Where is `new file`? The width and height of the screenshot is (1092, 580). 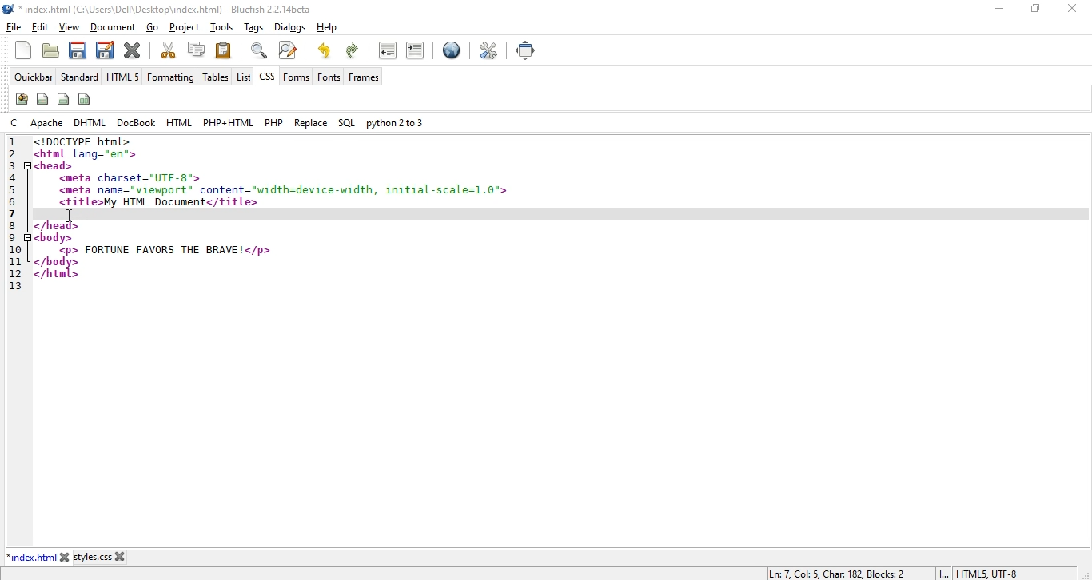 new file is located at coordinates (25, 50).